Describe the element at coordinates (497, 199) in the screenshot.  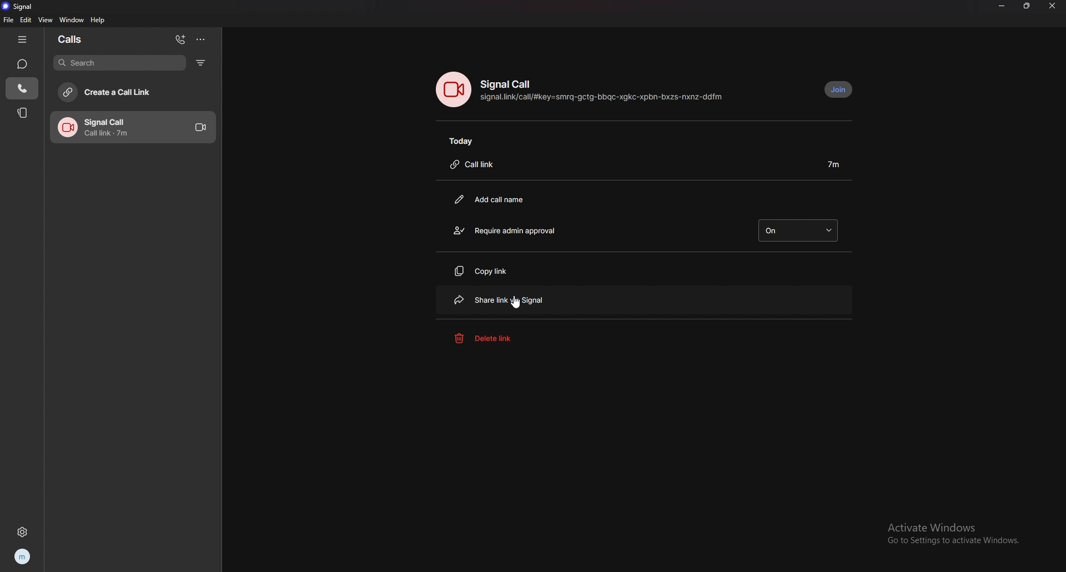
I see `add call name` at that location.